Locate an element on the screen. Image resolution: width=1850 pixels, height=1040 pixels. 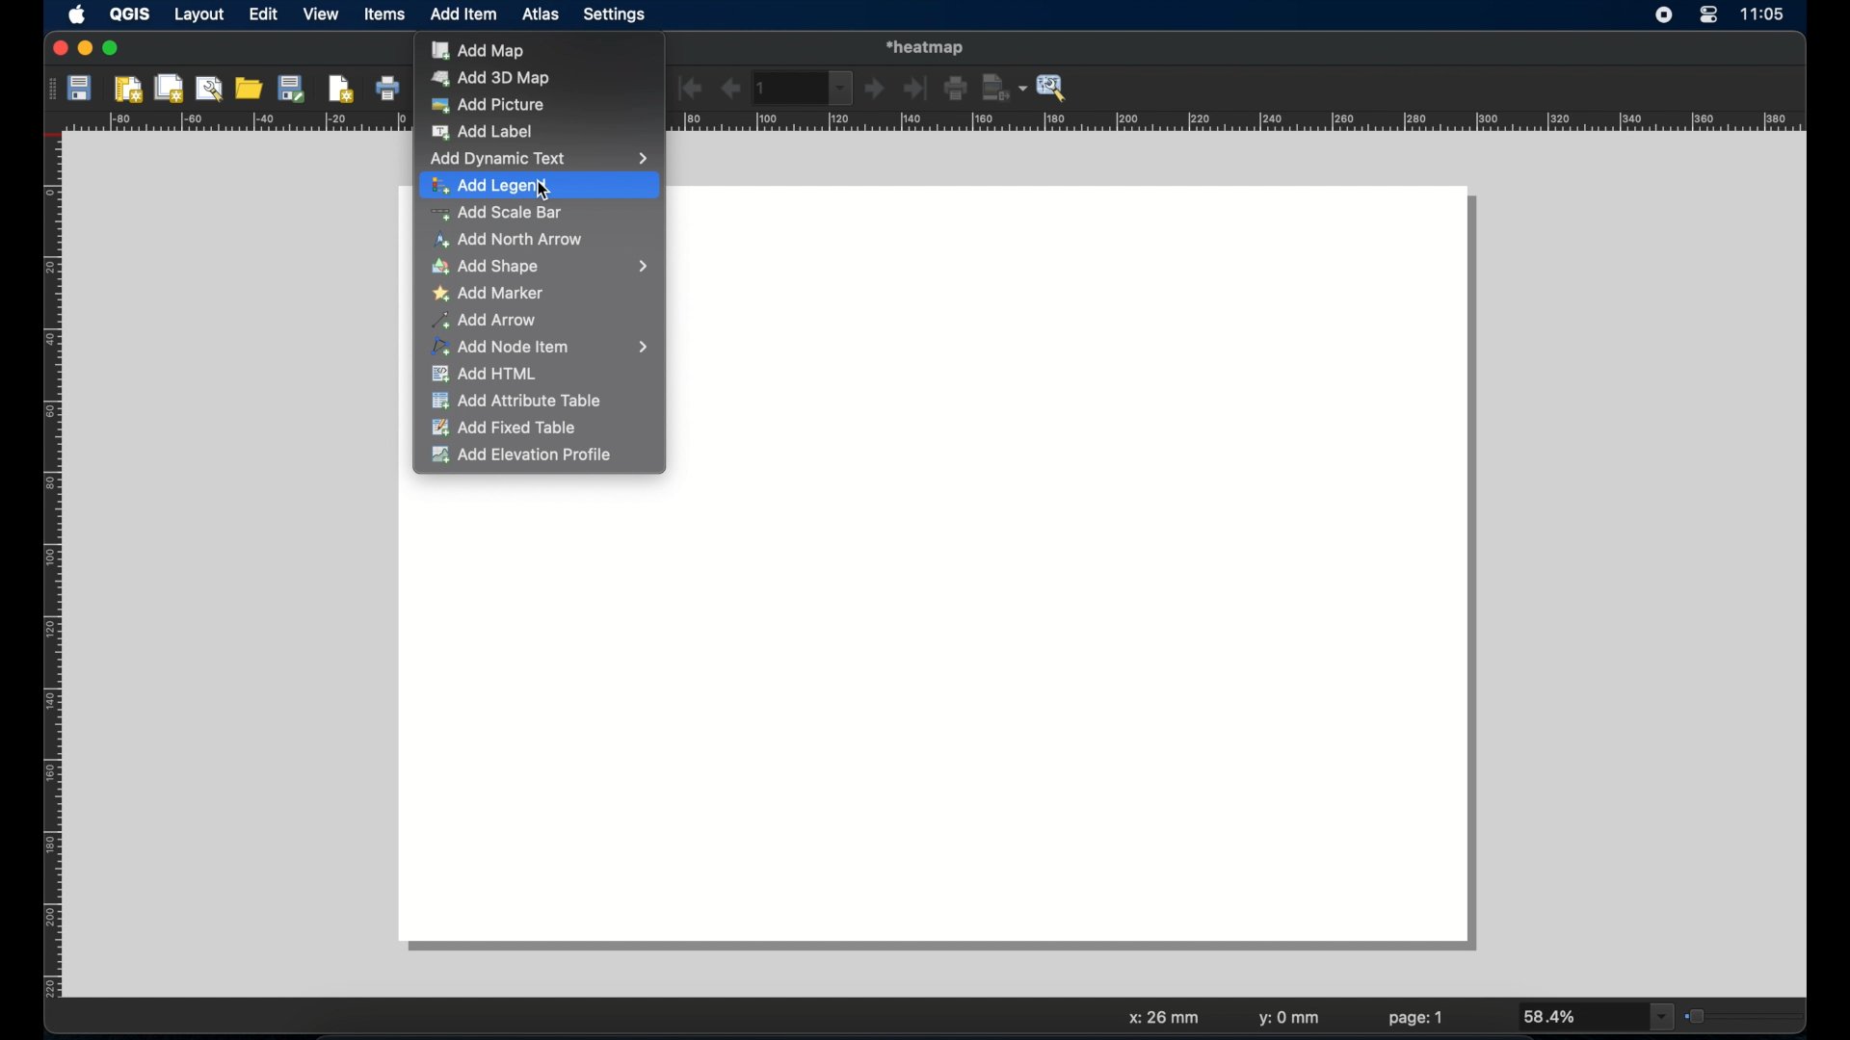
add shape menu is located at coordinates (540, 267).